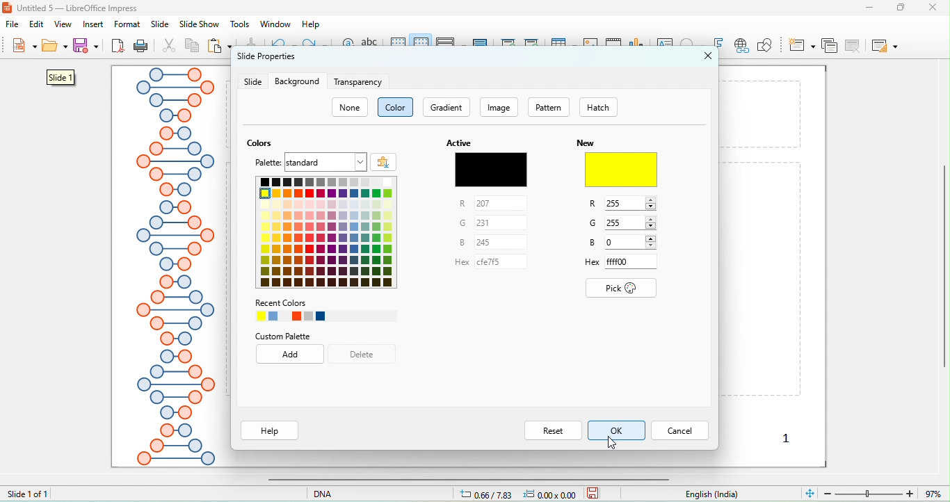 This screenshot has width=950, height=502. I want to click on G, so click(624, 222).